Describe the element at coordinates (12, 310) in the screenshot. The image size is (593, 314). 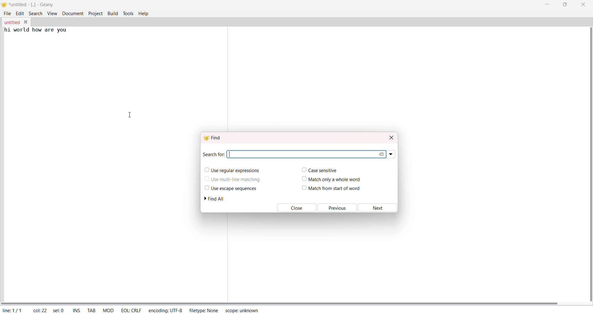
I see `line: 1/1` at that location.